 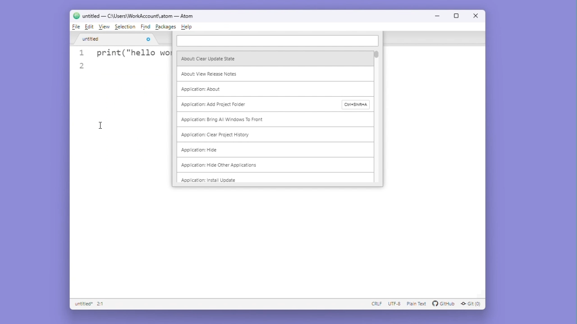 What do you see at coordinates (122, 62) in the screenshot?
I see `1 print("hello world")
2` at bounding box center [122, 62].